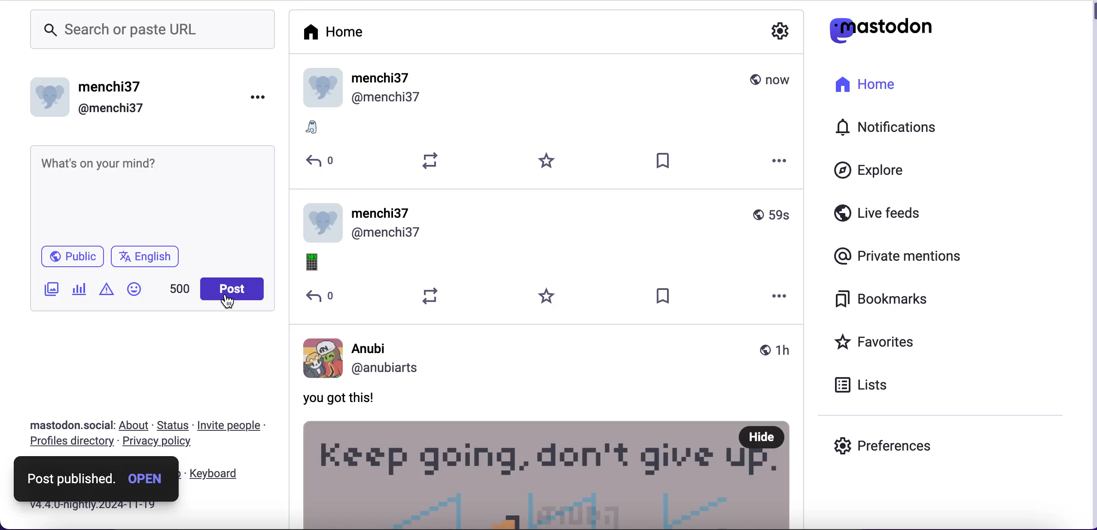  Describe the element at coordinates (884, 301) in the screenshot. I see `bookmarks` at that location.